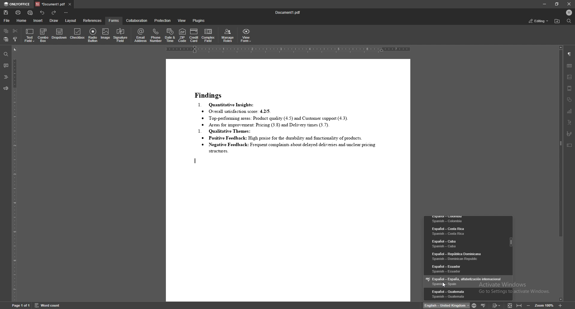 The height and width of the screenshot is (309, 575). I want to click on radio button, so click(93, 35).